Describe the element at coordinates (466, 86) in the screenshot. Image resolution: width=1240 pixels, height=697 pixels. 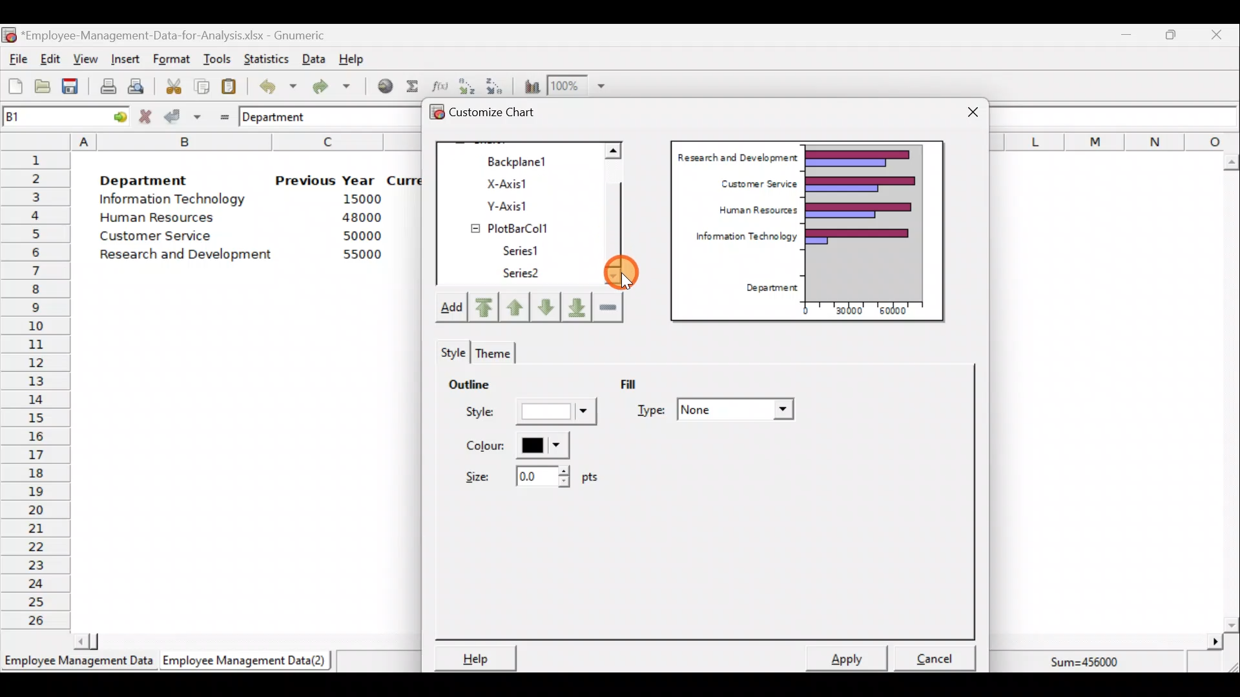
I see `Sort in Ascending order` at that location.